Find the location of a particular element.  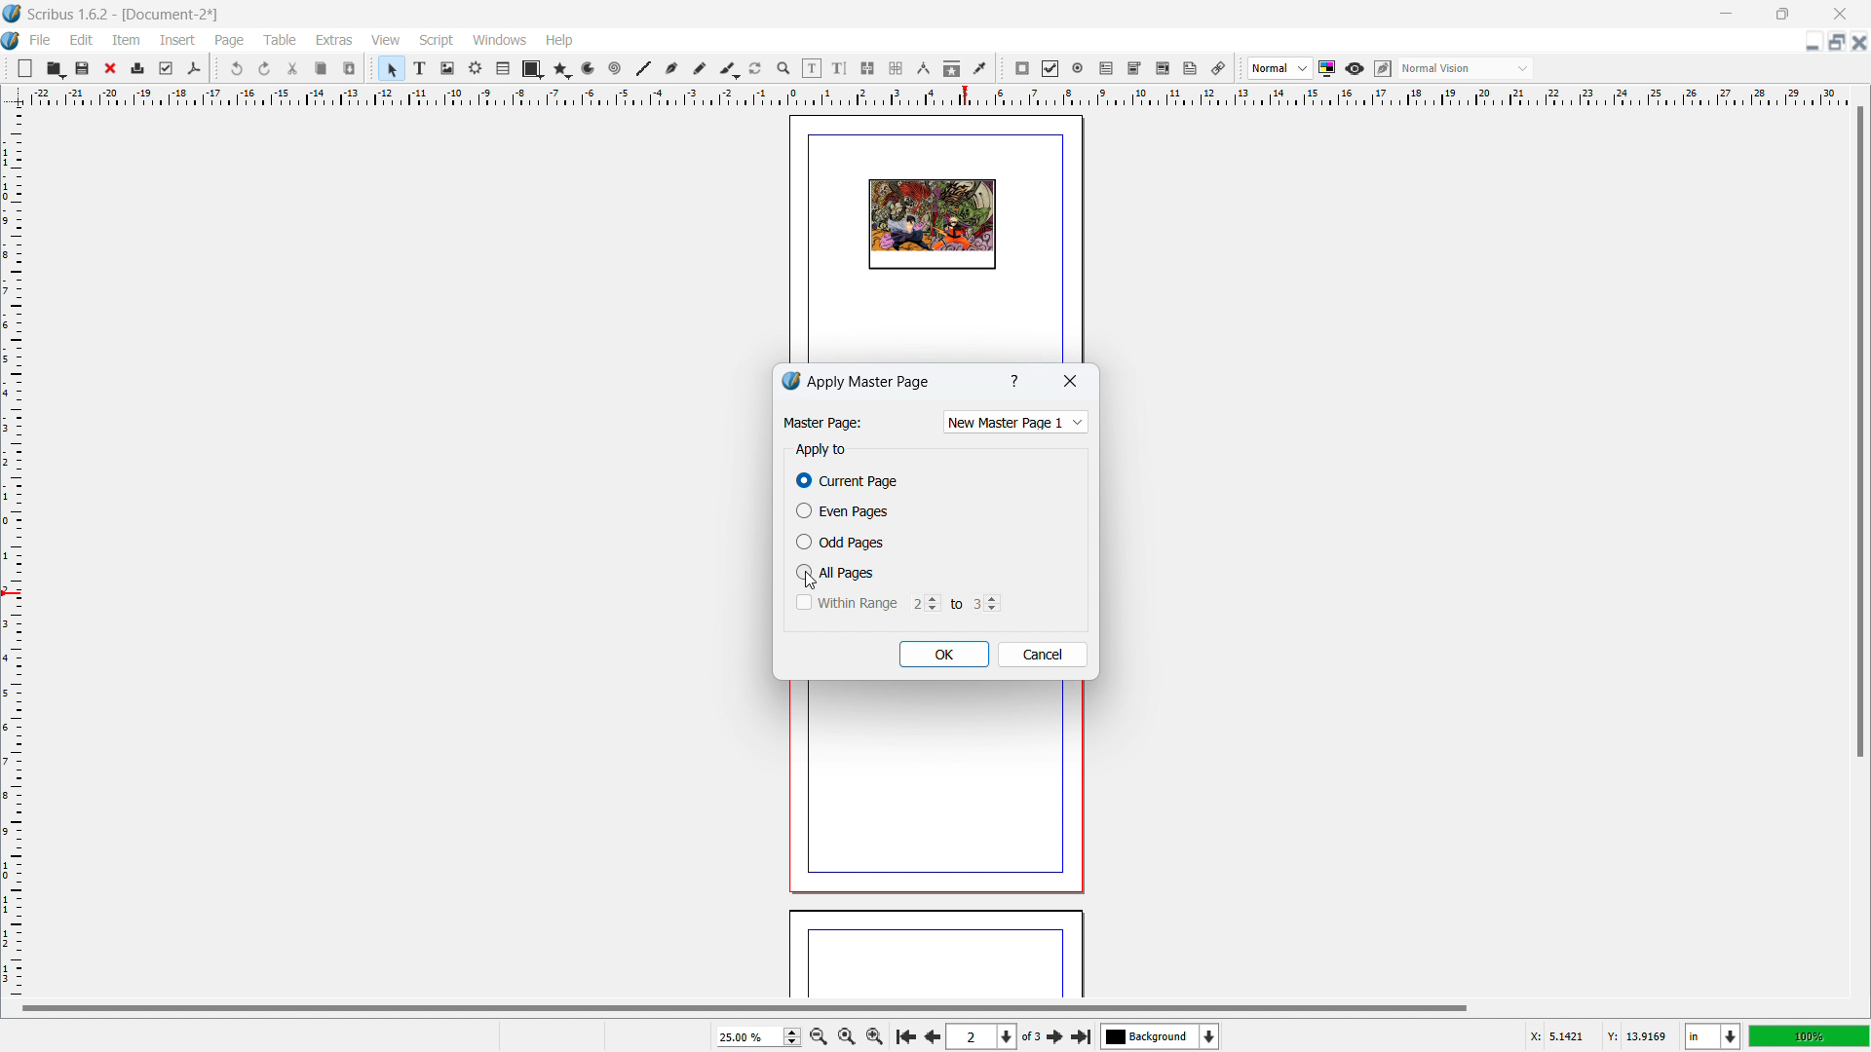

preview mode is located at coordinates (1355, 69).